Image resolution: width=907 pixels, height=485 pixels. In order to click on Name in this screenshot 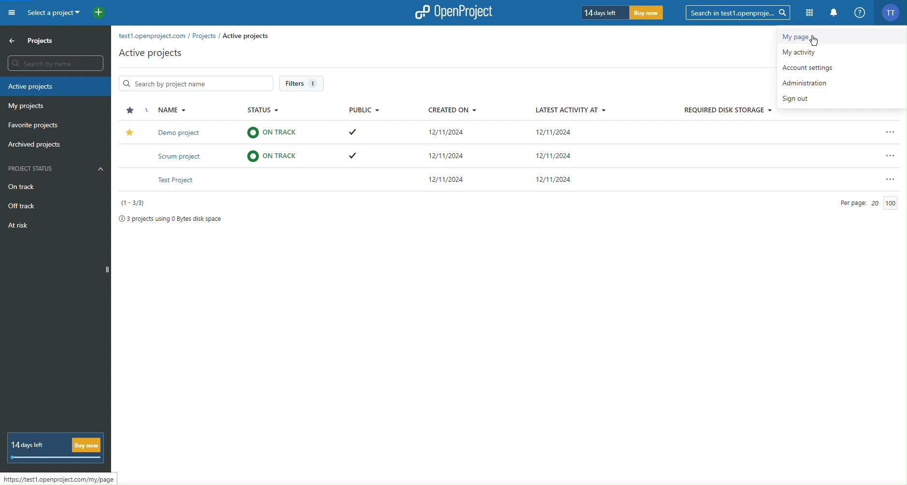, I will do `click(170, 109)`.